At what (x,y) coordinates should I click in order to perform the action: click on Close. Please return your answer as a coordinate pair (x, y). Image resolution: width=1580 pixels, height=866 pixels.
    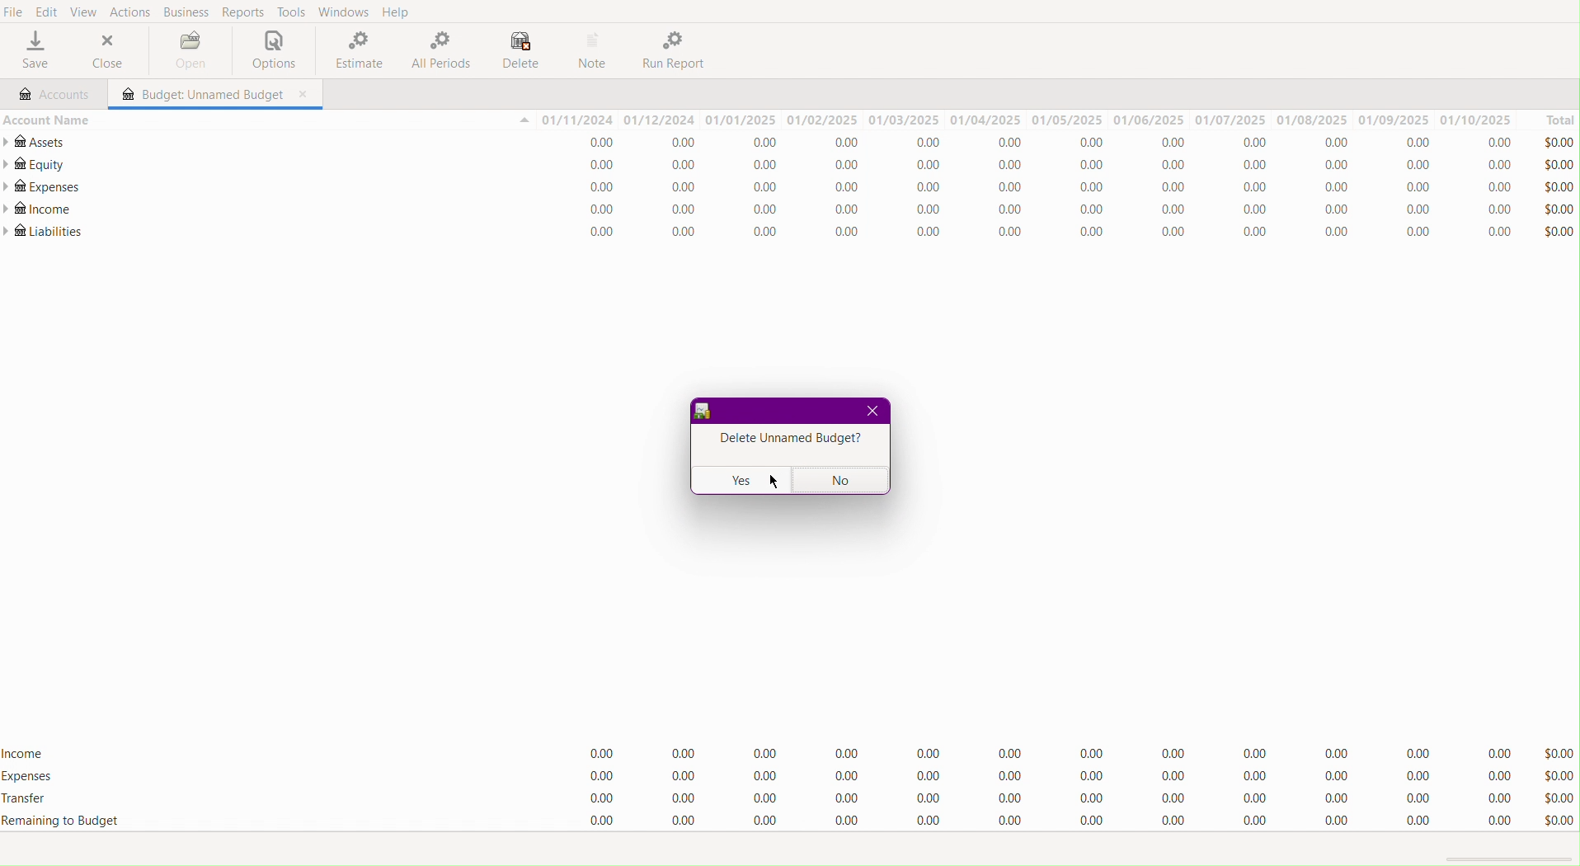
    Looking at the image, I should click on (109, 53).